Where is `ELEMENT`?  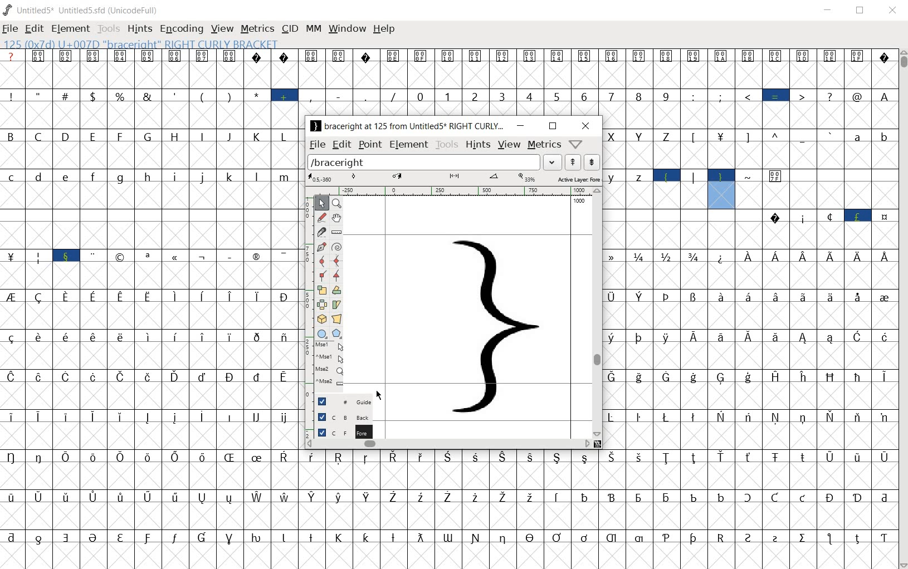
ELEMENT is located at coordinates (70, 29).